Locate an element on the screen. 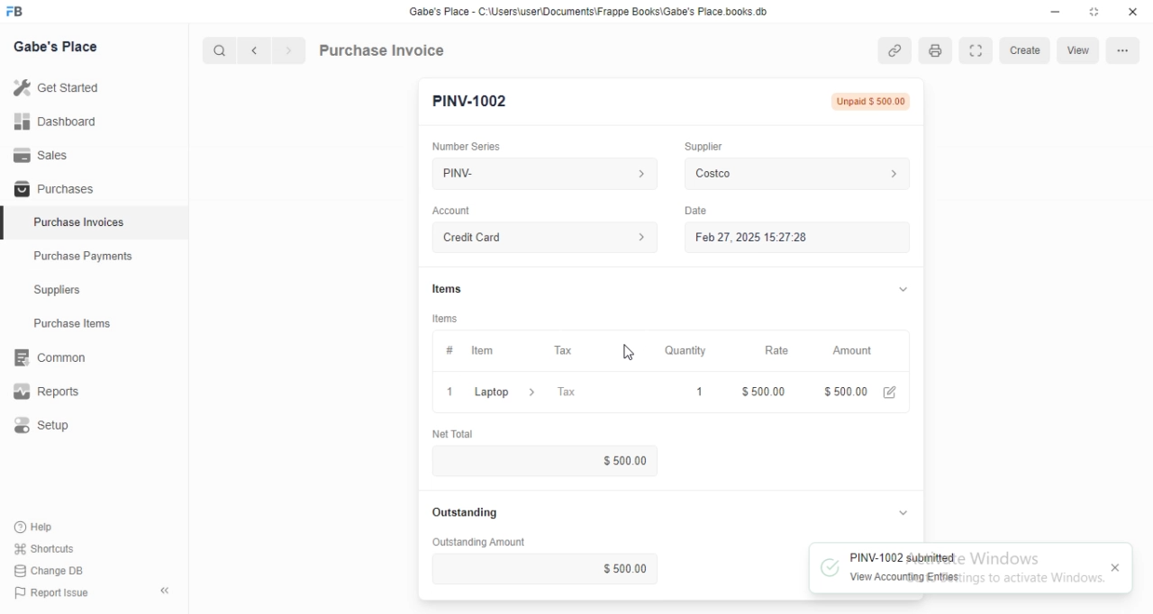 The width and height of the screenshot is (1153, 614). Collapse is located at coordinates (903, 289).